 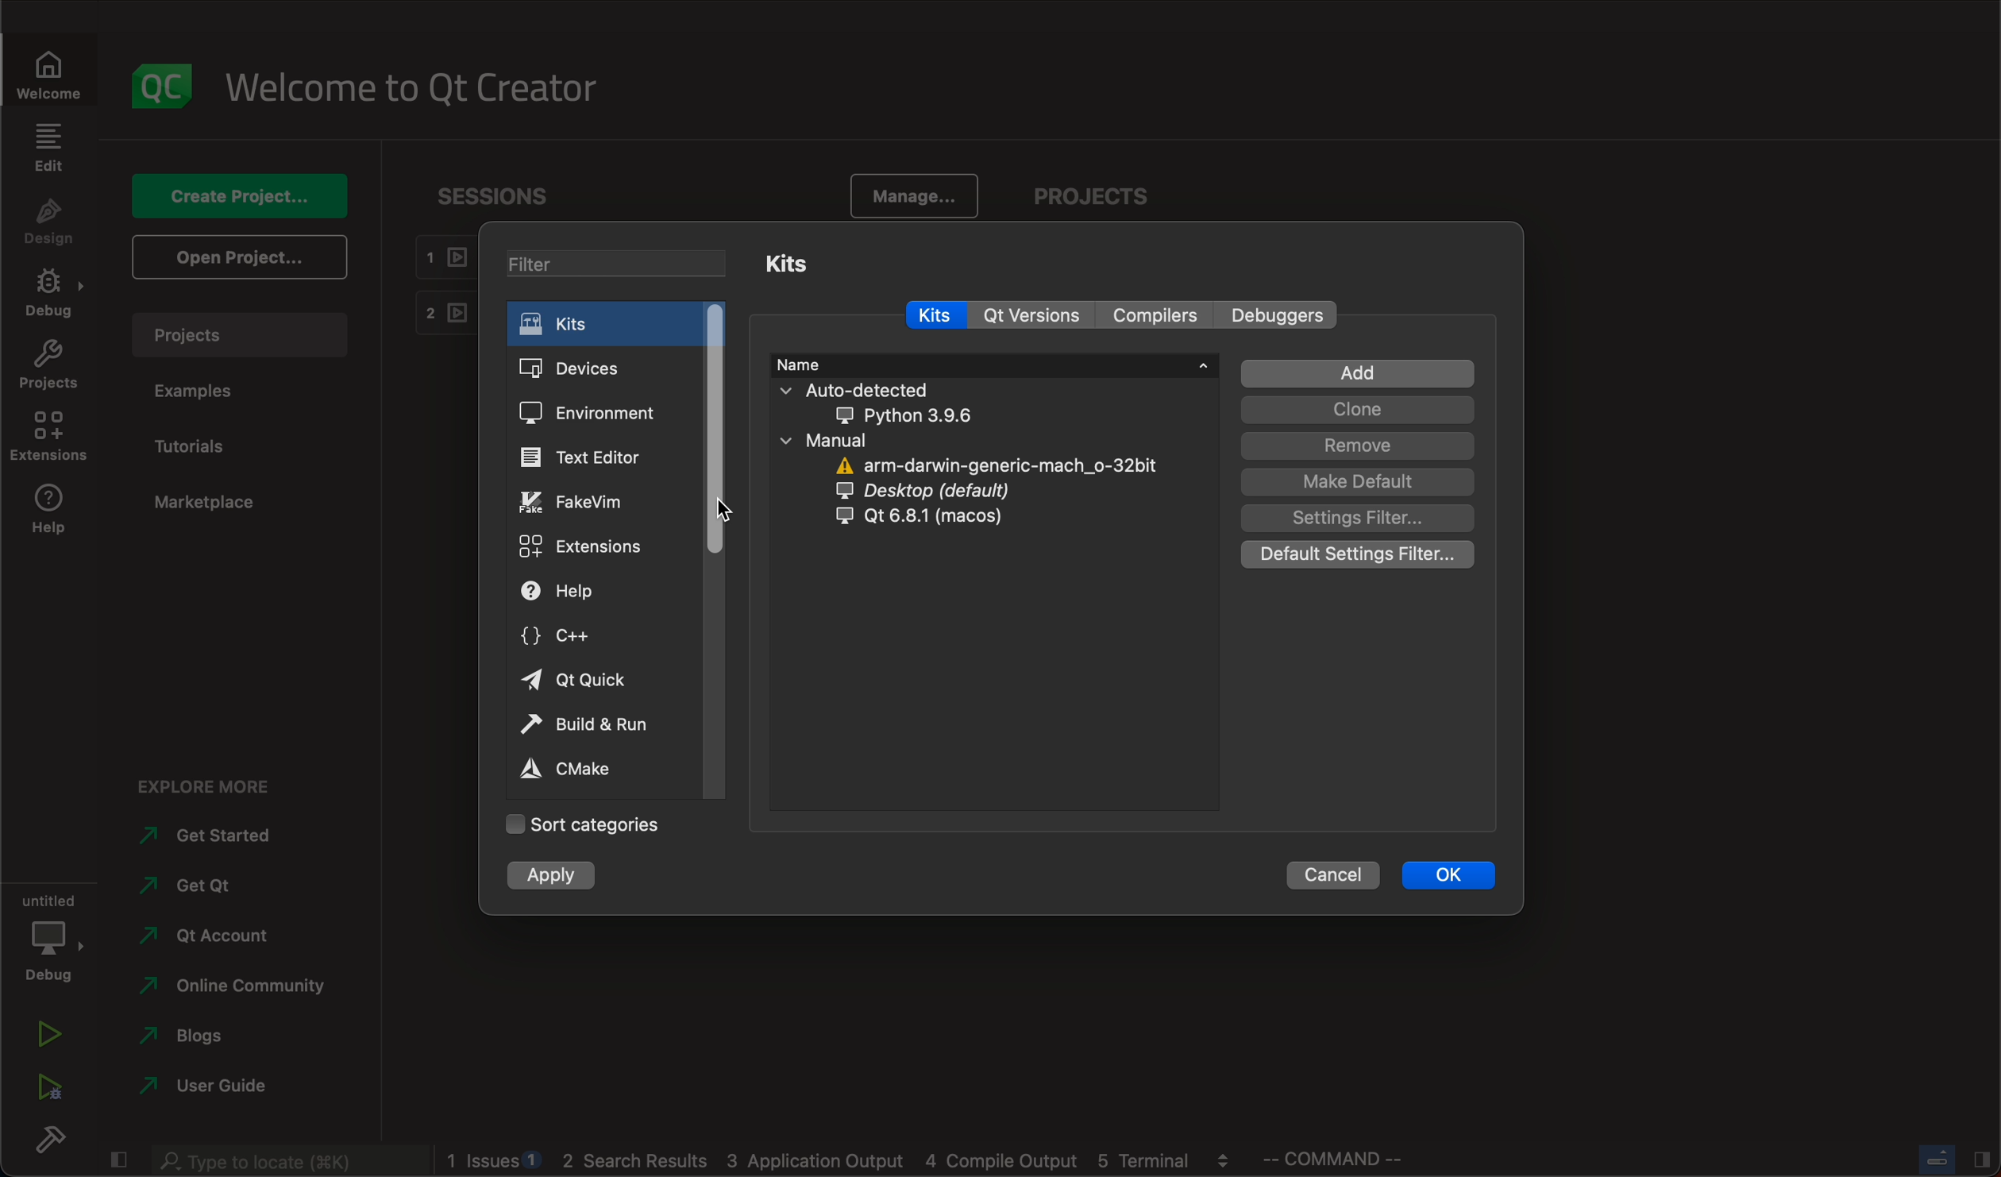 I want to click on open, so click(x=238, y=255).